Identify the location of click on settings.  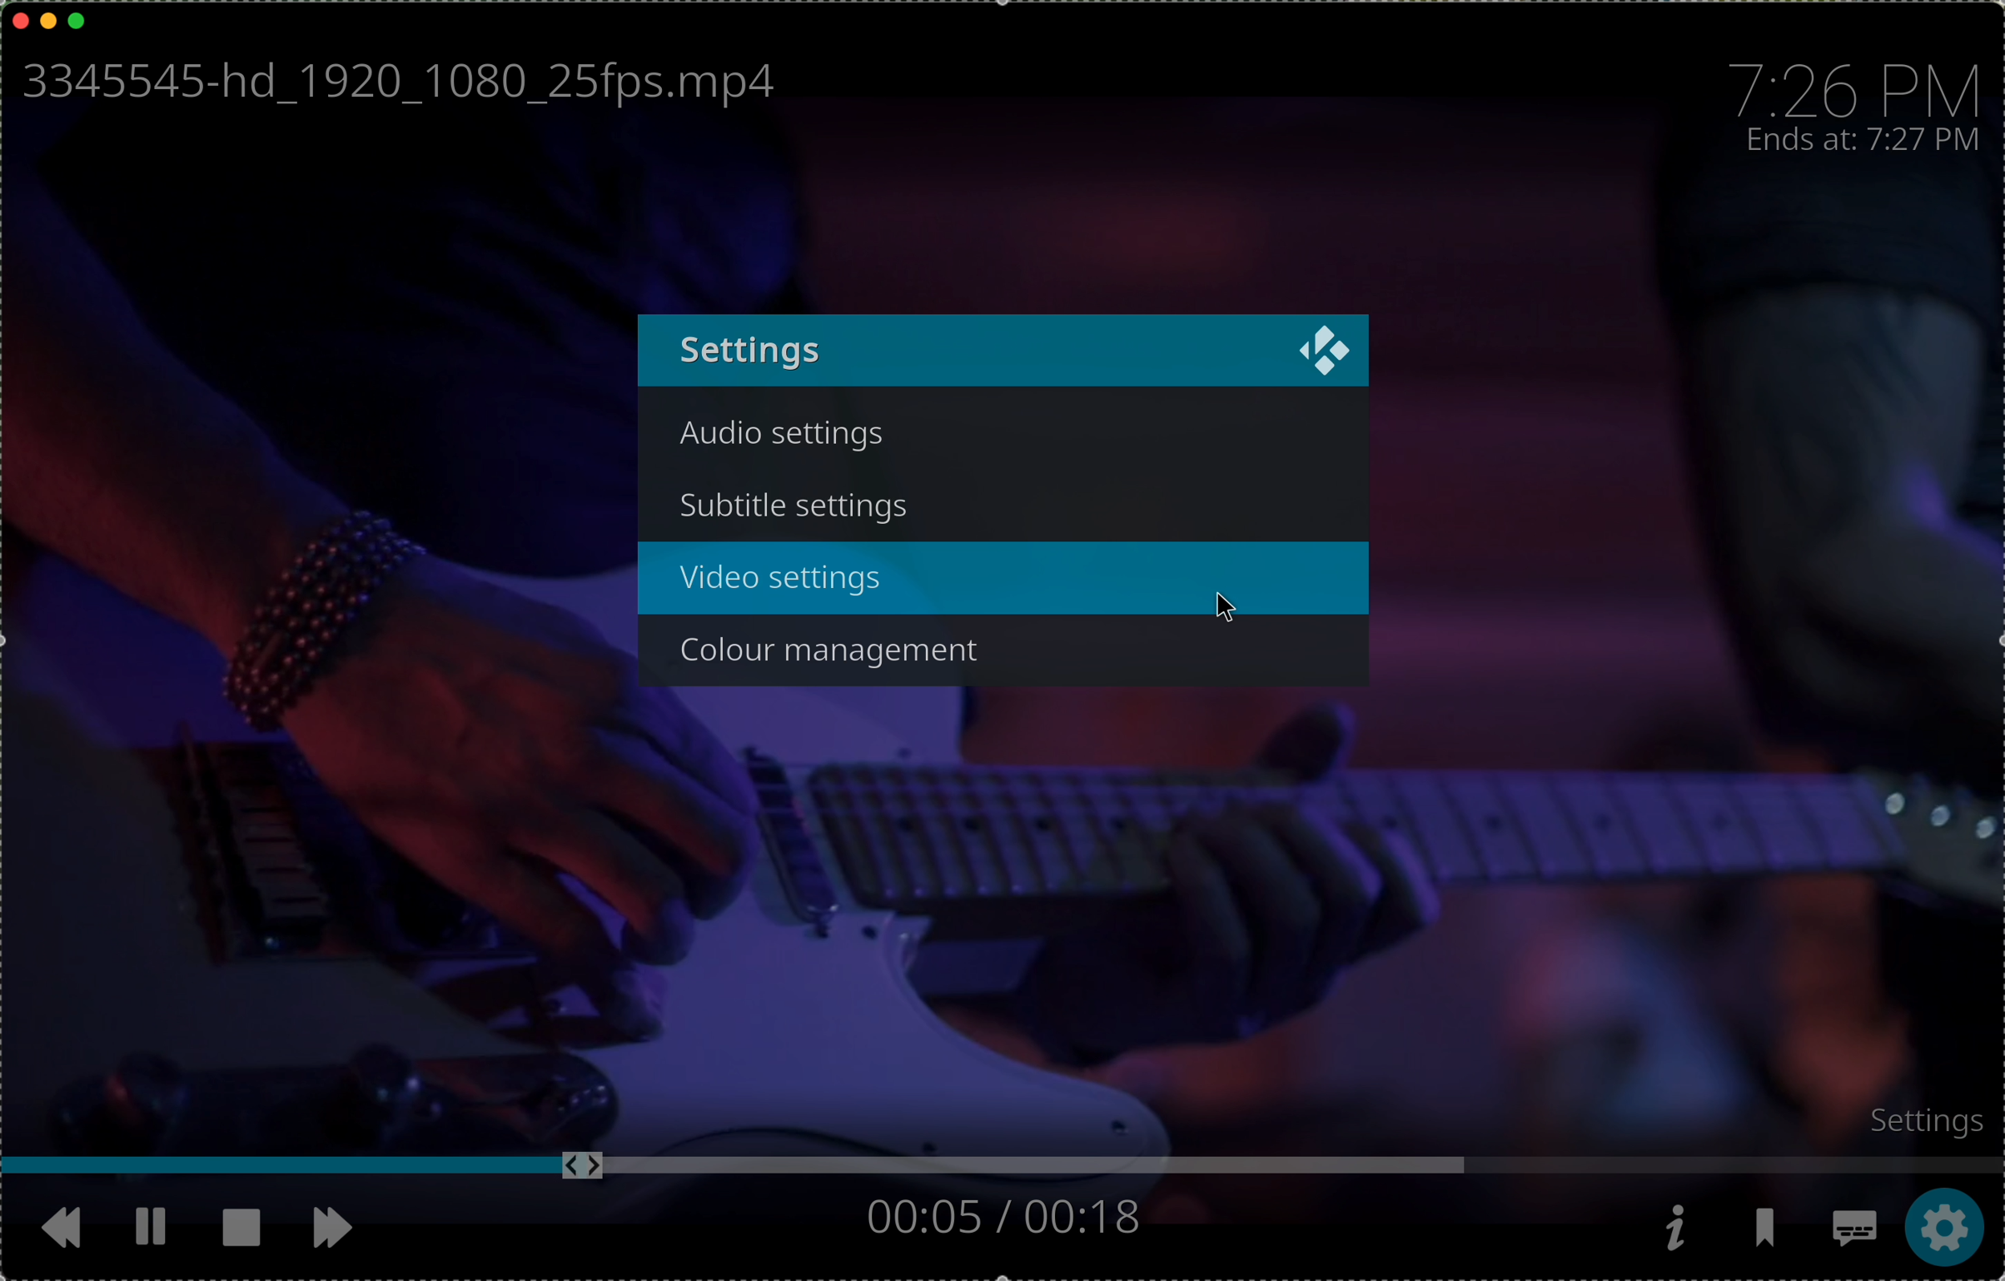
(1943, 1228).